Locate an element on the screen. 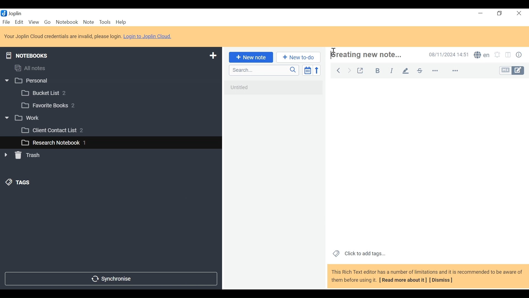 The height and width of the screenshot is (298, 529). Login to Joplin Cloud is located at coordinates (149, 36).